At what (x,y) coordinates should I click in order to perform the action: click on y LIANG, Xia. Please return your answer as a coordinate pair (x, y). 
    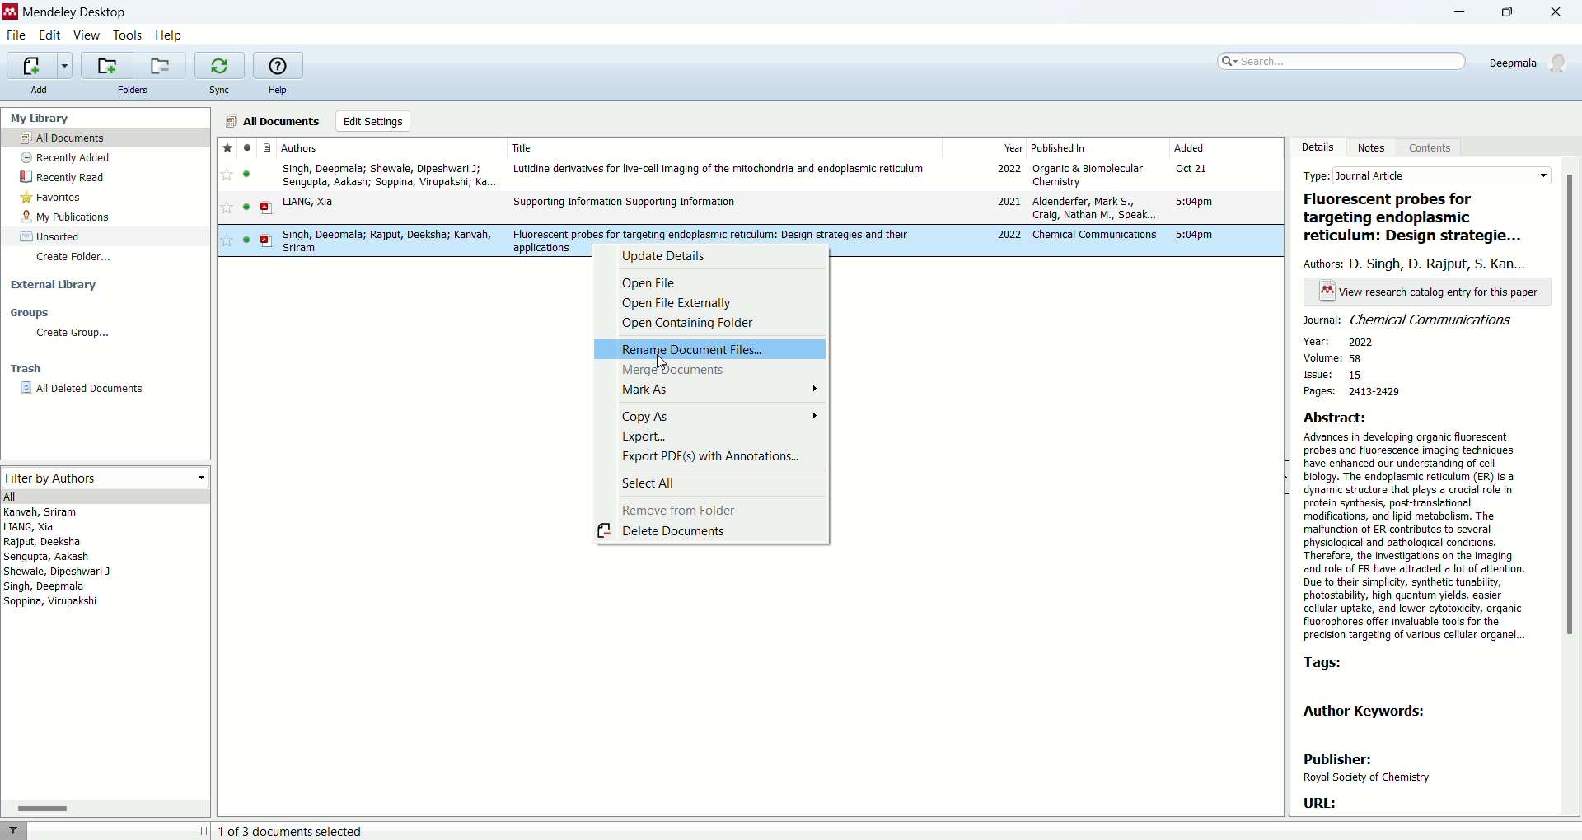
    Looking at the image, I should click on (321, 202).